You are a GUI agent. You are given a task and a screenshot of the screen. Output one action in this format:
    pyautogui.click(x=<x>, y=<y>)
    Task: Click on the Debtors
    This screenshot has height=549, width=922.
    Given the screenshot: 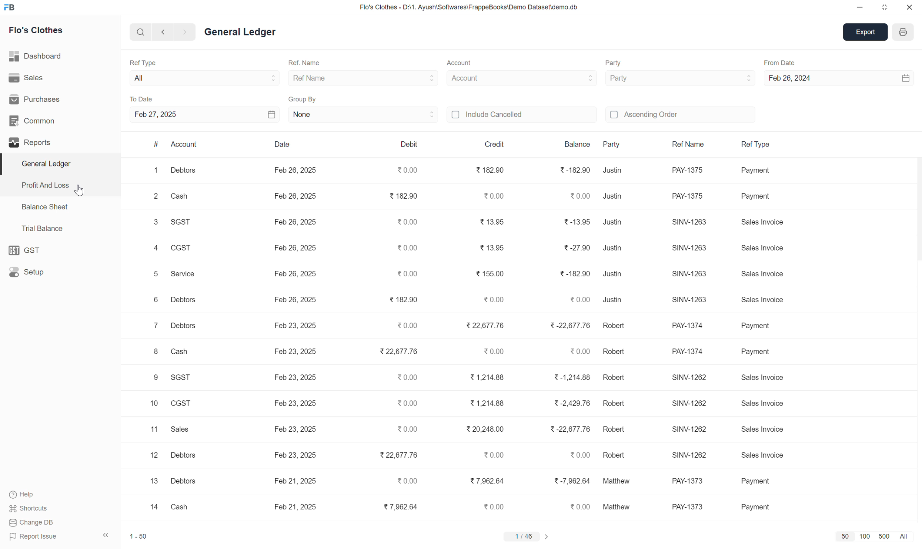 What is the action you would take?
    pyautogui.click(x=187, y=174)
    